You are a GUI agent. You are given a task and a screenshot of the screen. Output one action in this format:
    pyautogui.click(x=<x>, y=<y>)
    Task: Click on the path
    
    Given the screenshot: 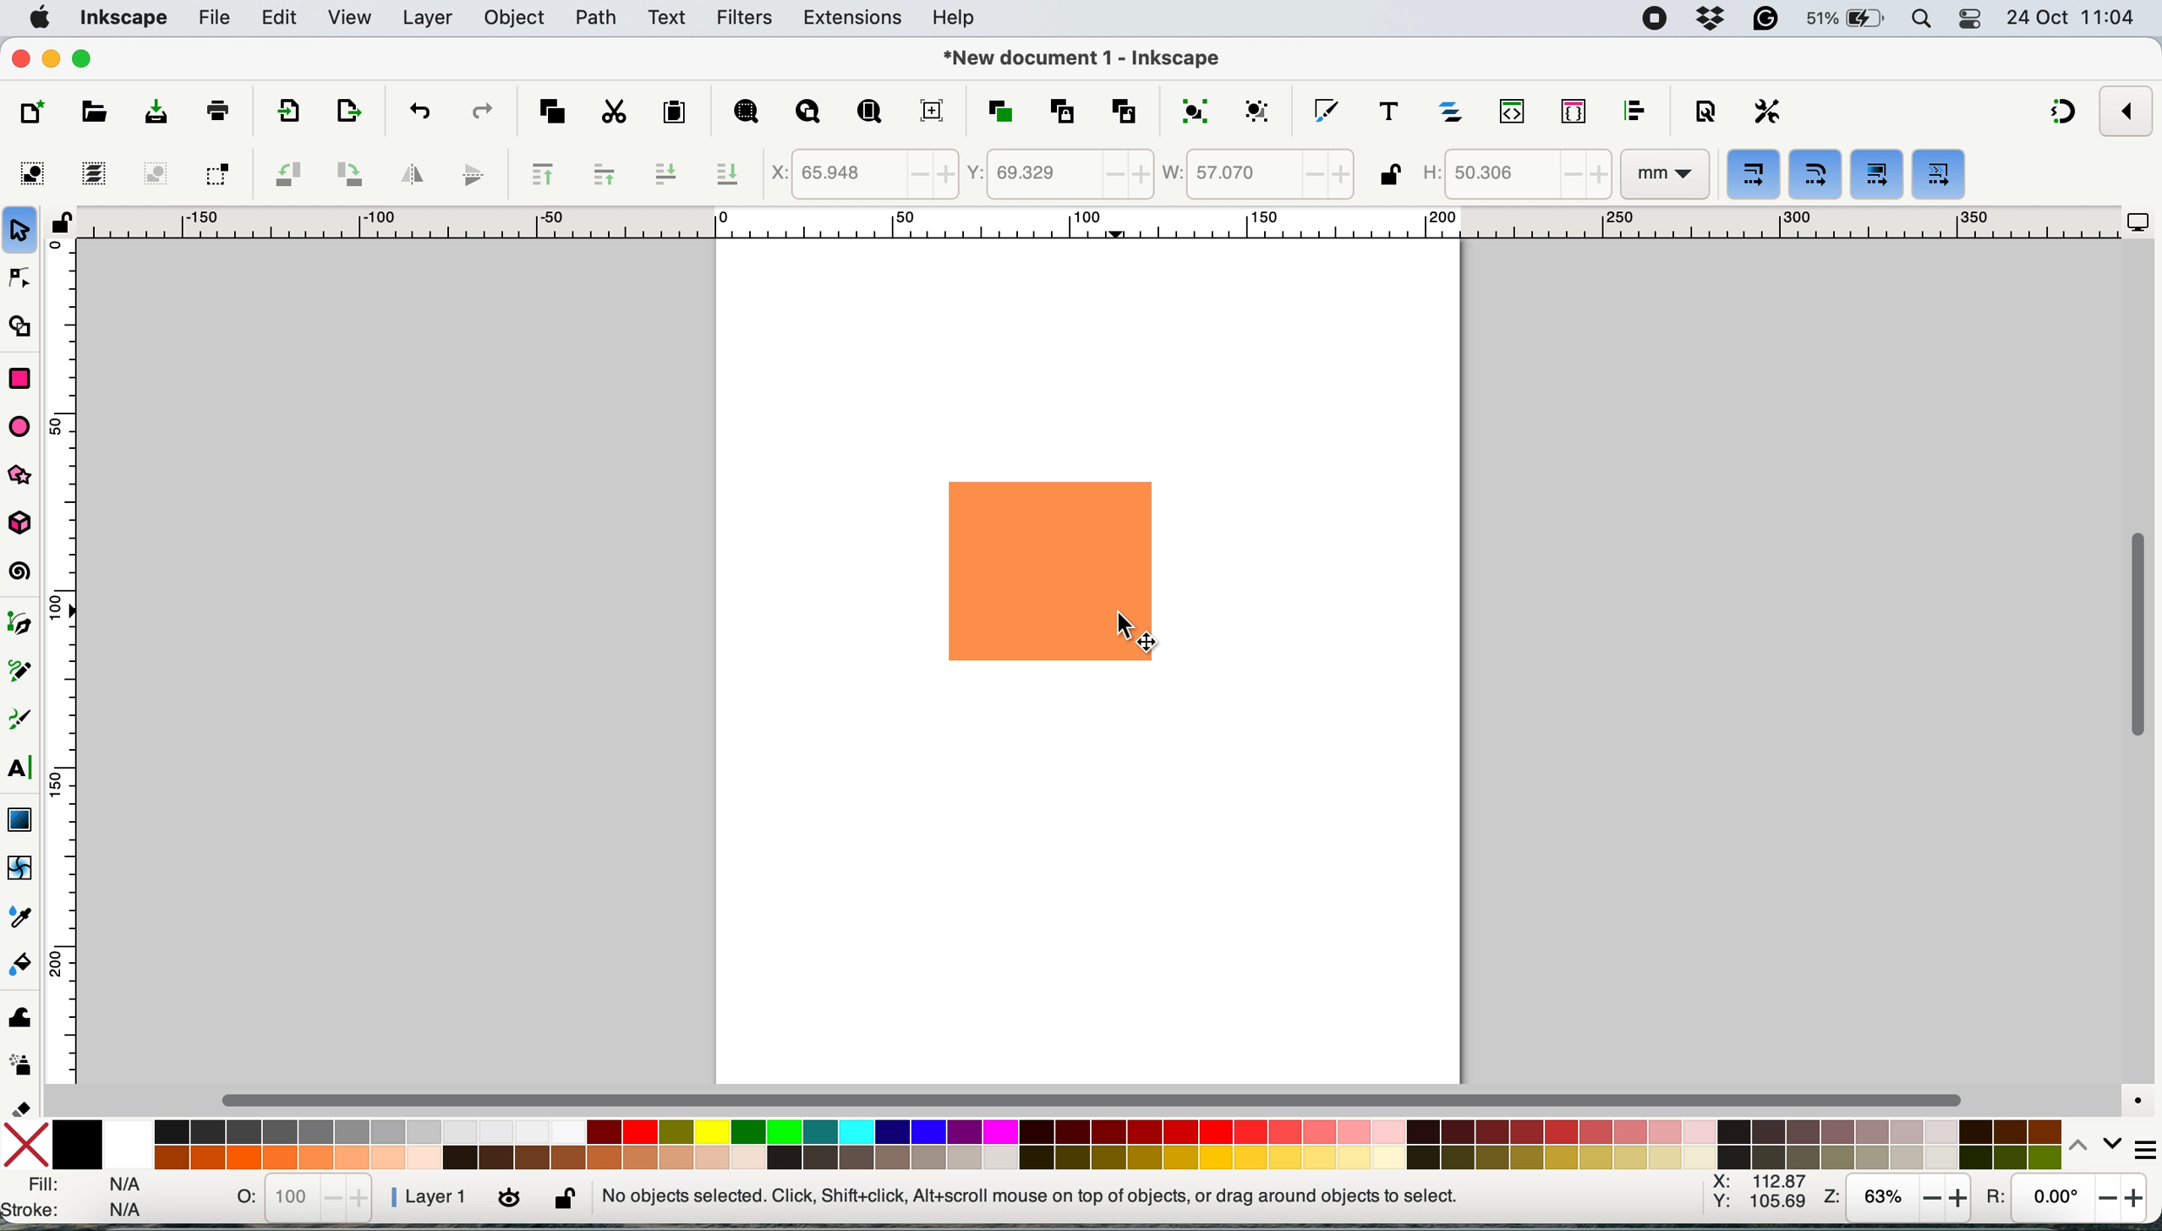 What is the action you would take?
    pyautogui.click(x=596, y=18)
    